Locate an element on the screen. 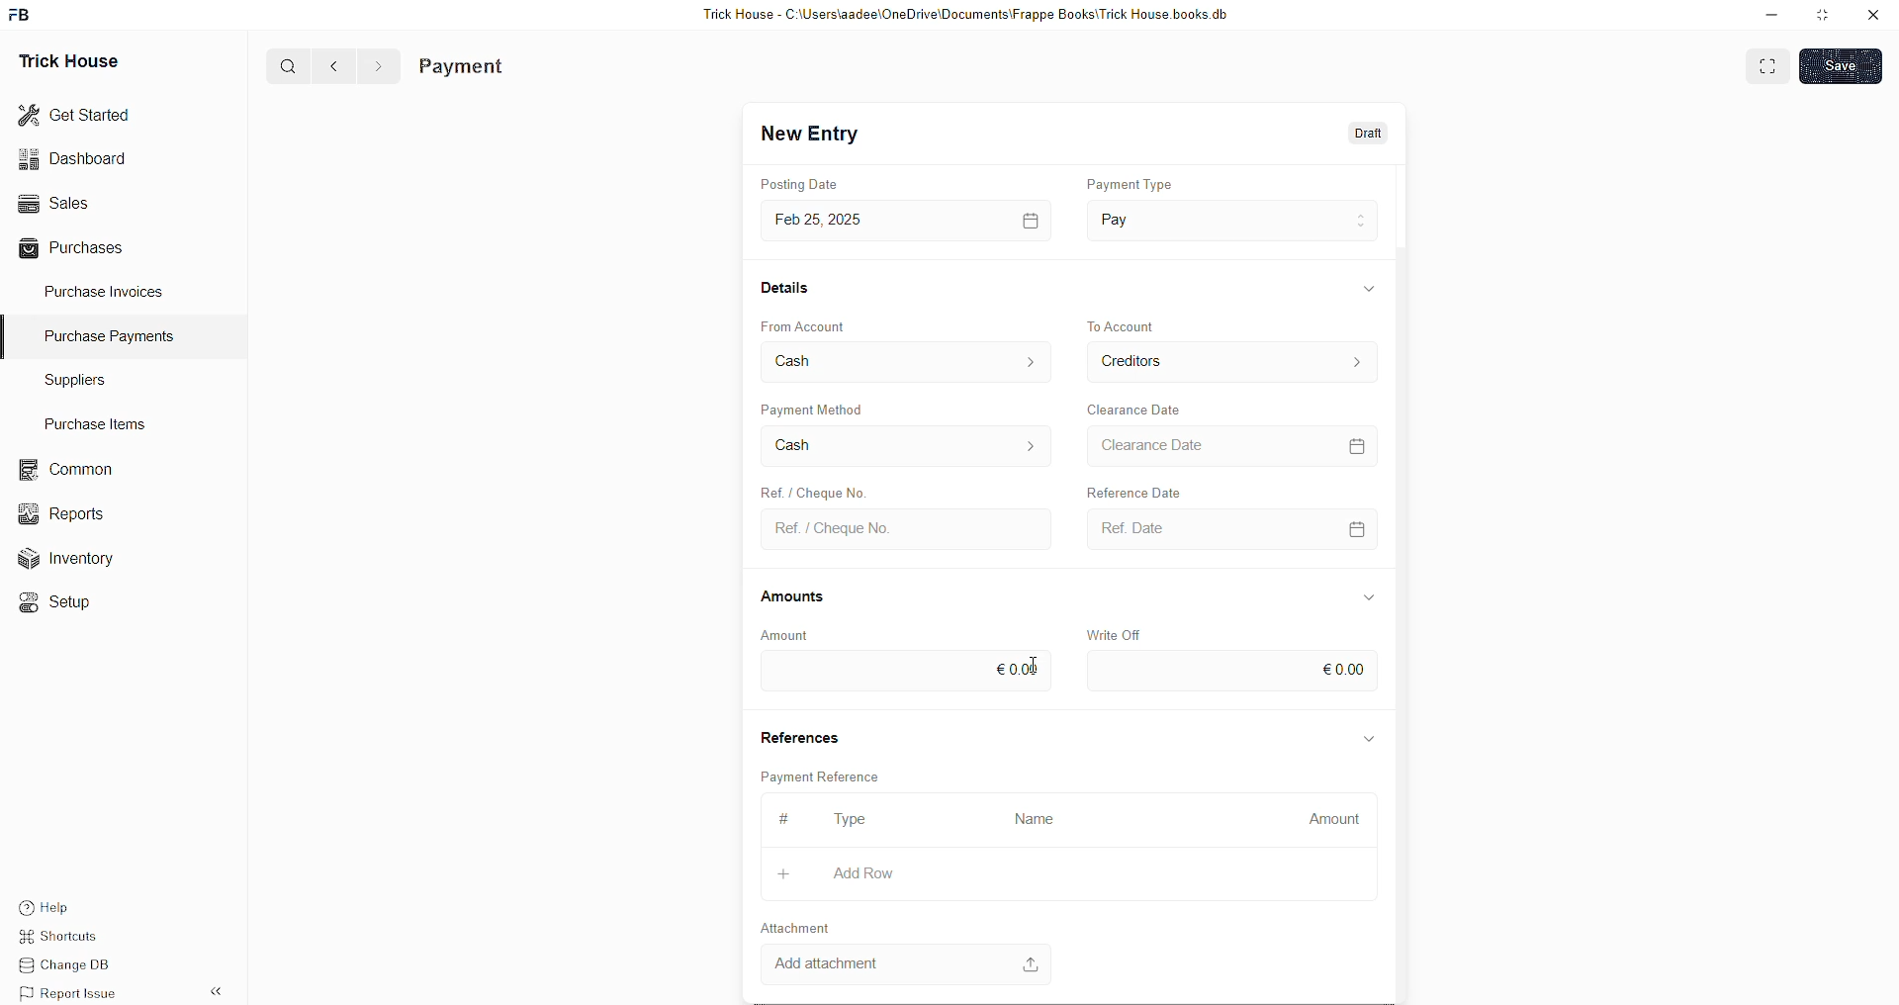  €0.00 is located at coordinates (1335, 665).